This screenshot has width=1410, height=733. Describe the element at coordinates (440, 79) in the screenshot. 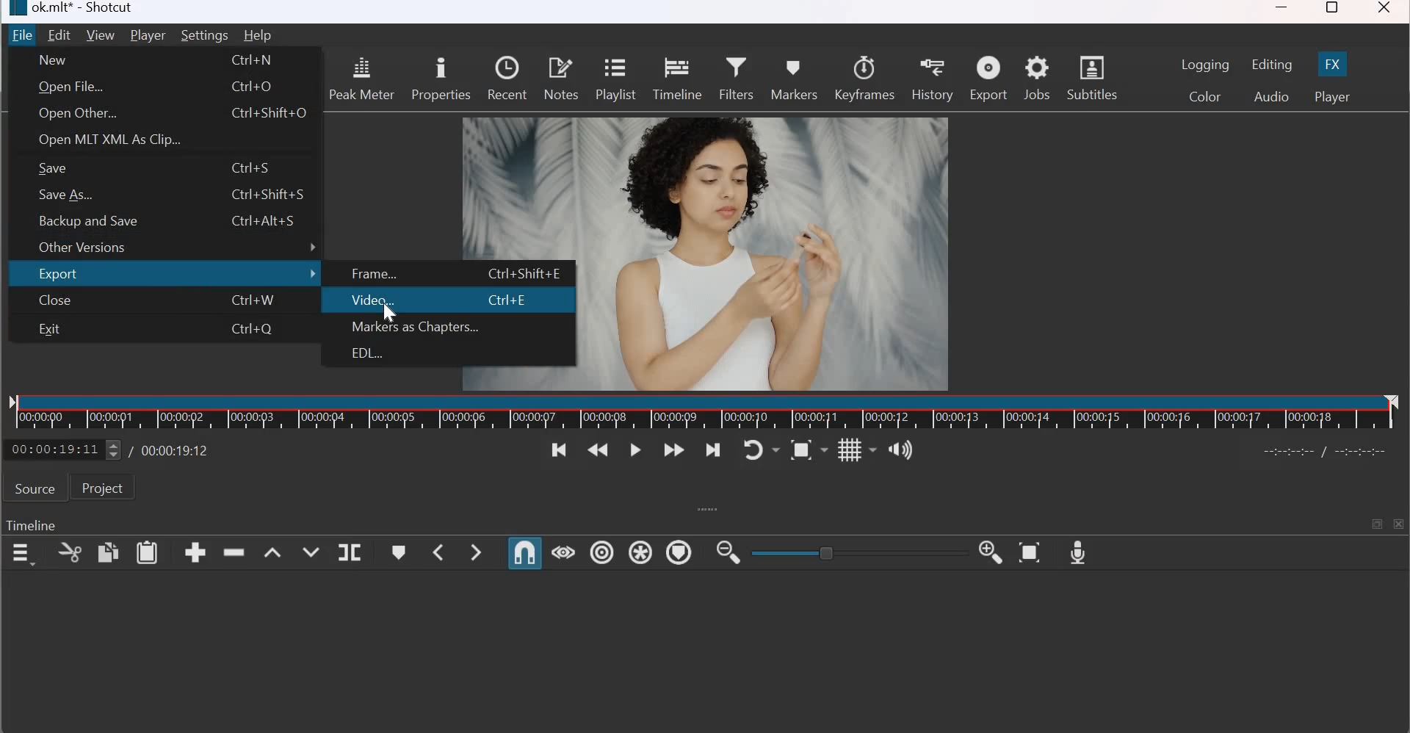

I see `Properties` at that location.